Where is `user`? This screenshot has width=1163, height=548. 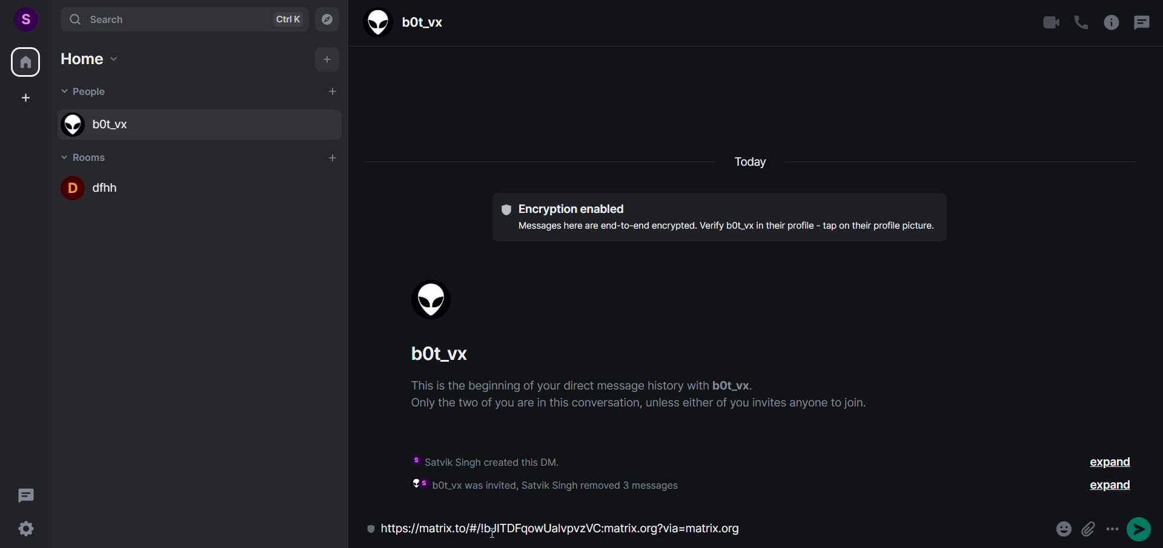 user is located at coordinates (25, 18).